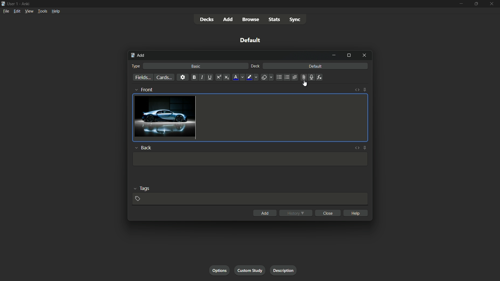 This screenshot has width=500, height=281. I want to click on deck, so click(255, 66).